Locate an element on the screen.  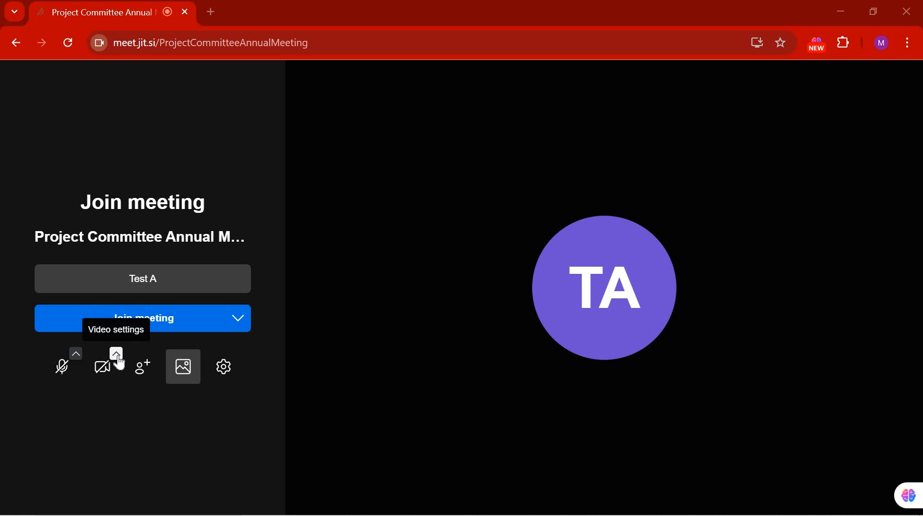
RELOAD is located at coordinates (69, 45).